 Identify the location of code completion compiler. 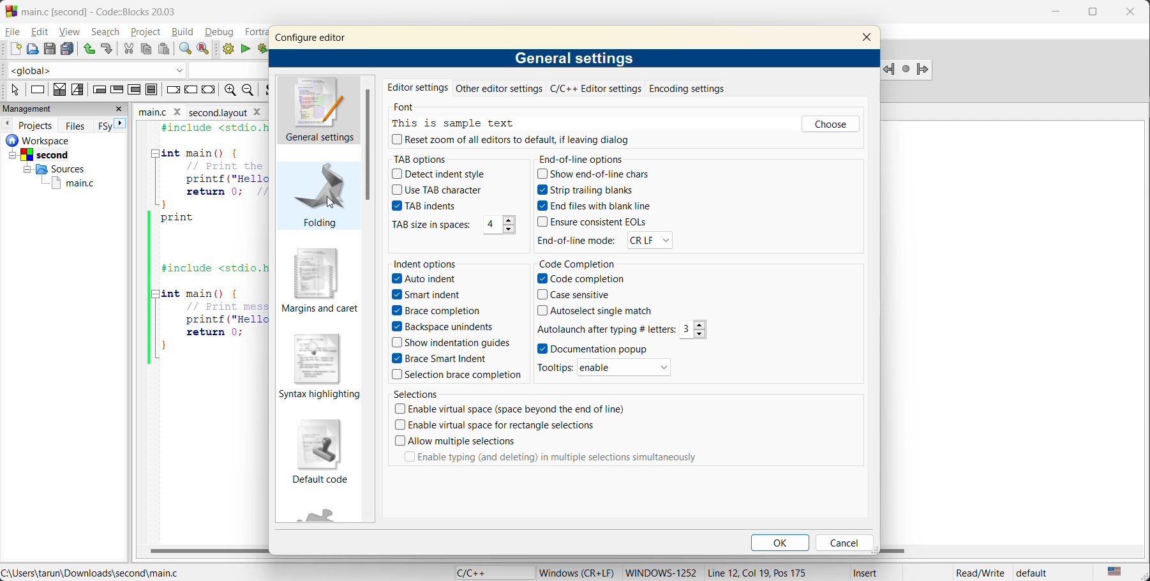
(132, 68).